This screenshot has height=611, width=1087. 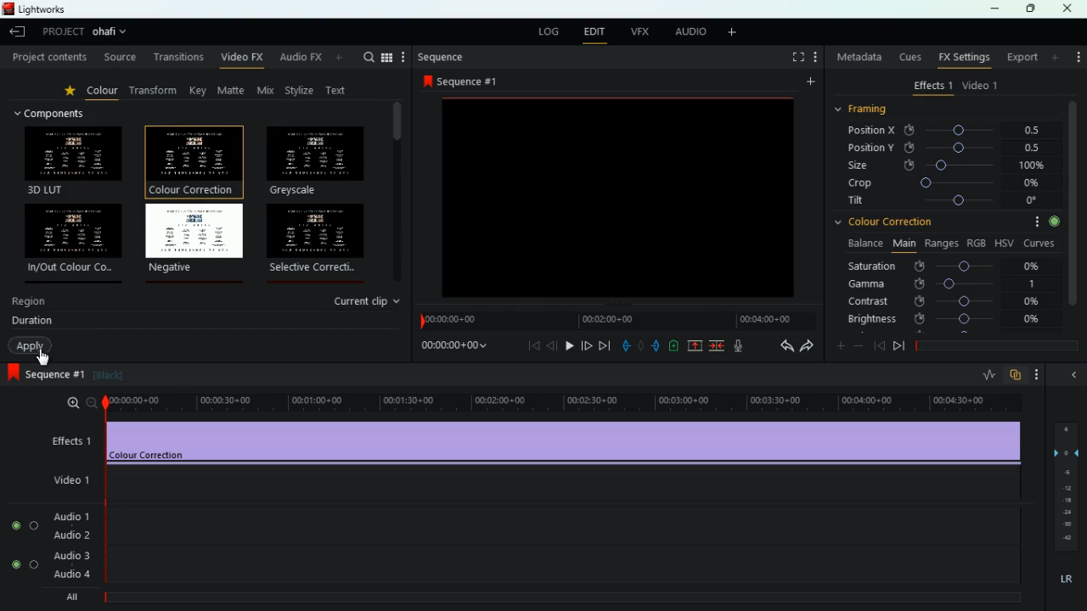 What do you see at coordinates (948, 301) in the screenshot?
I see `contrast` at bounding box center [948, 301].